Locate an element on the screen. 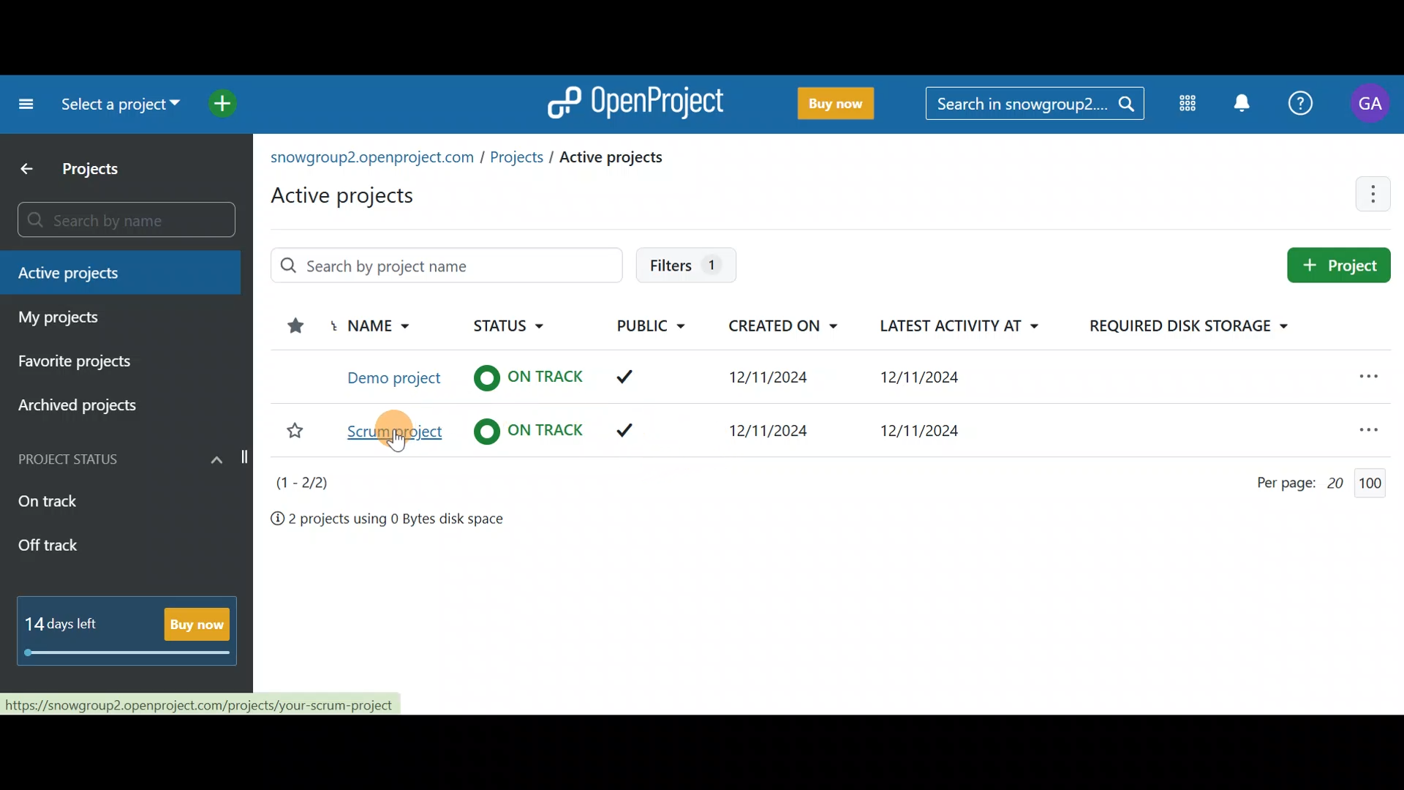 The width and height of the screenshot is (1404, 790). Archived projects is located at coordinates (100, 406).